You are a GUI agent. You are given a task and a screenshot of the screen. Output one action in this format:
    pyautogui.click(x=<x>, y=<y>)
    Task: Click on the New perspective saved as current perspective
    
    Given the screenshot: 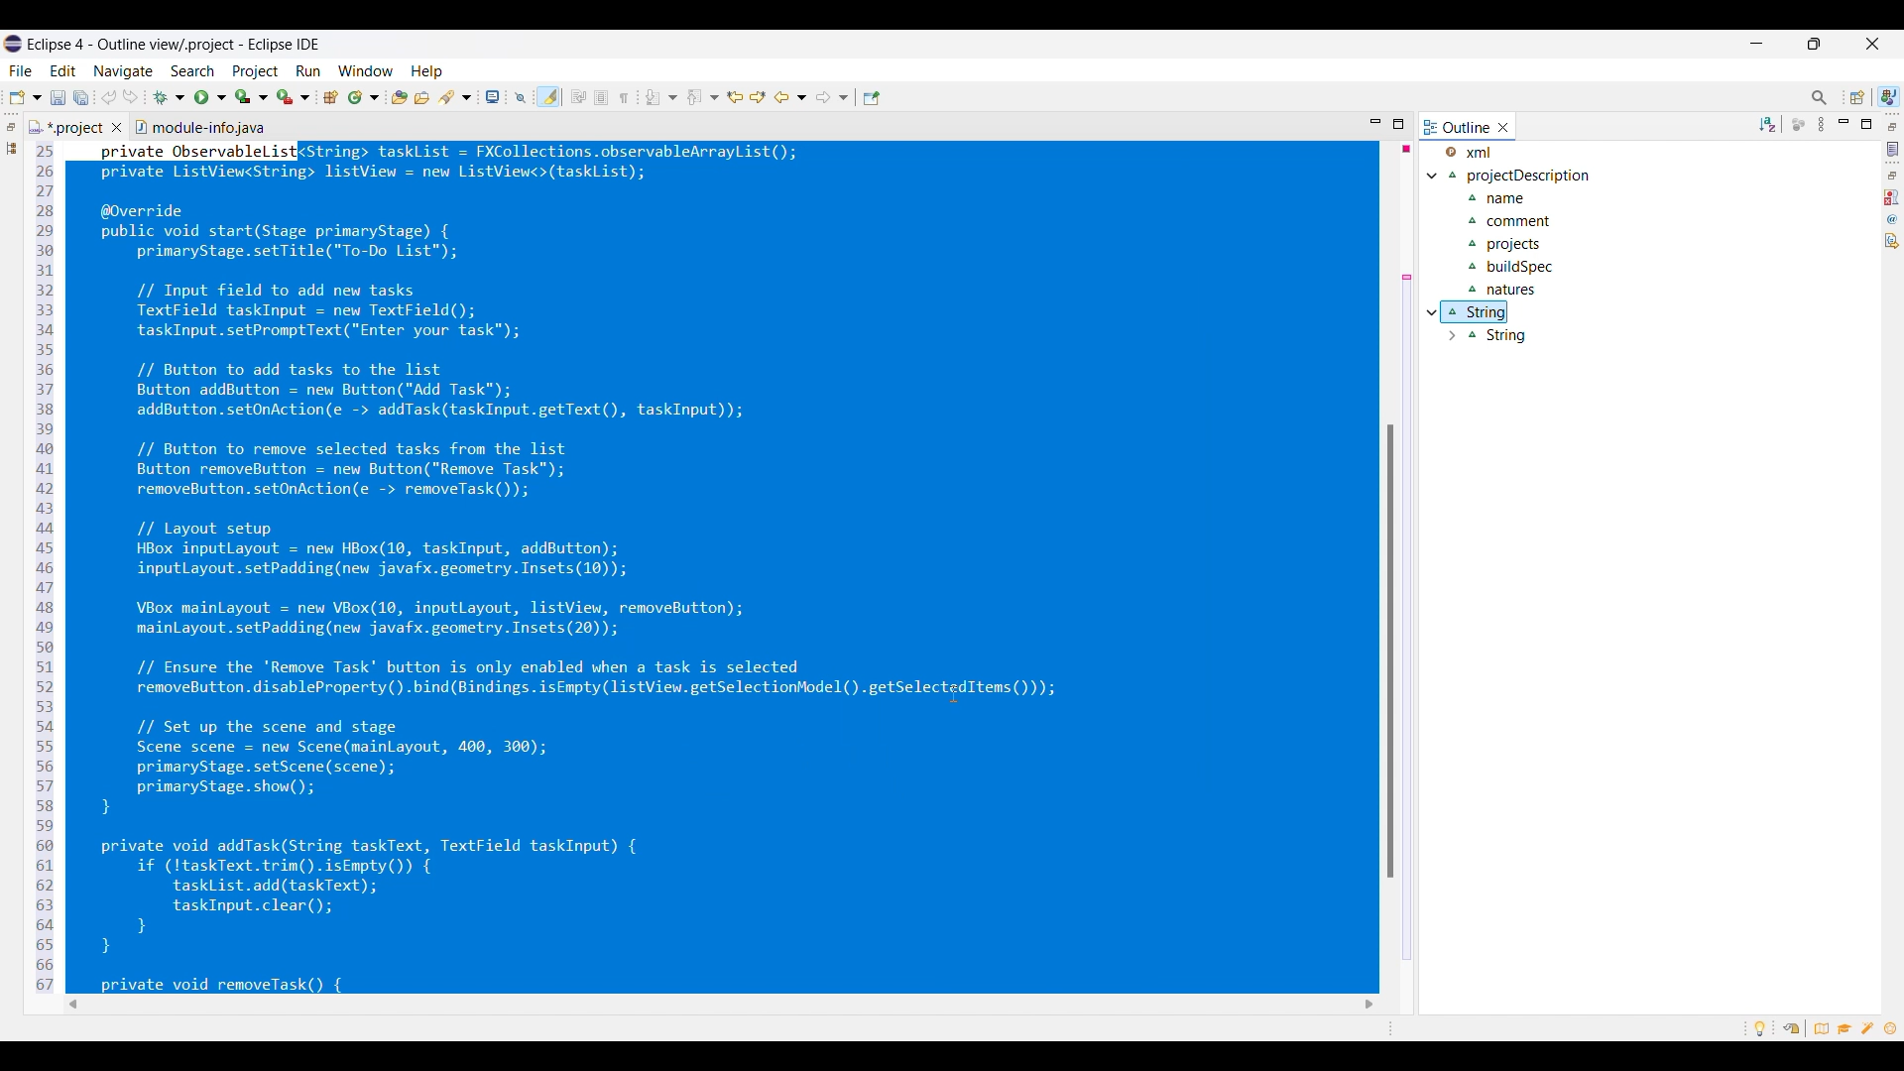 What is the action you would take?
    pyautogui.click(x=1889, y=96)
    